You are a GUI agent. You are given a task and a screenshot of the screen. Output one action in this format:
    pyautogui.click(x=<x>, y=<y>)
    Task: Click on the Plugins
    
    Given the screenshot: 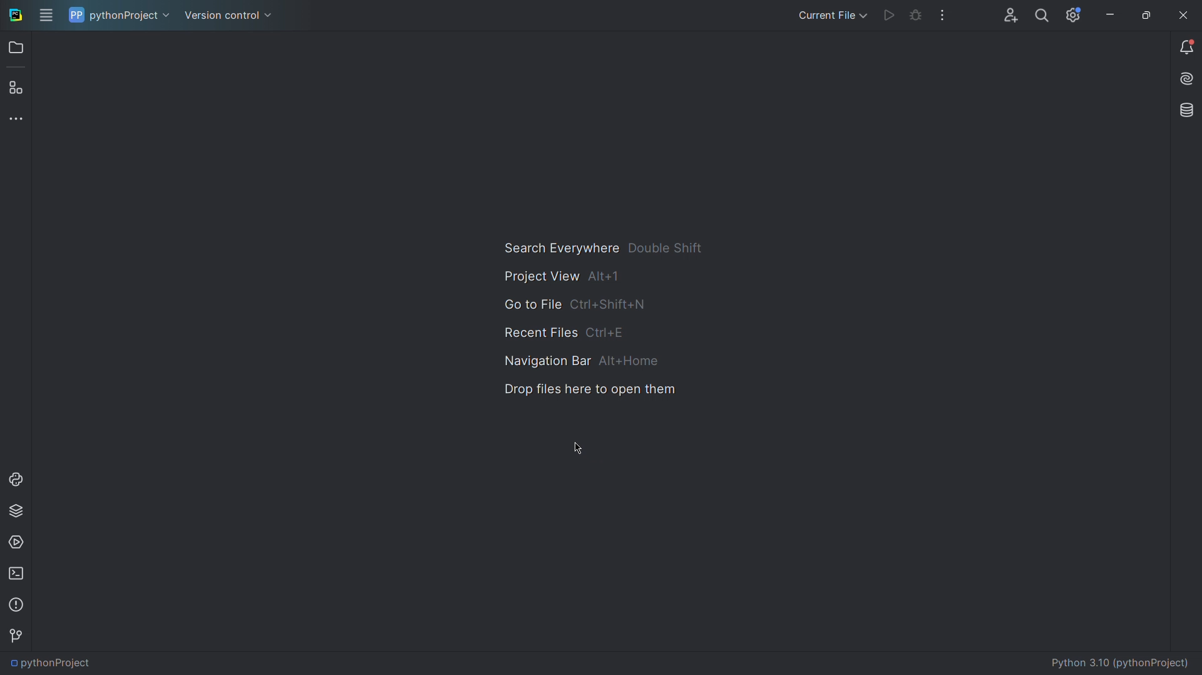 What is the action you would take?
    pyautogui.click(x=19, y=83)
    